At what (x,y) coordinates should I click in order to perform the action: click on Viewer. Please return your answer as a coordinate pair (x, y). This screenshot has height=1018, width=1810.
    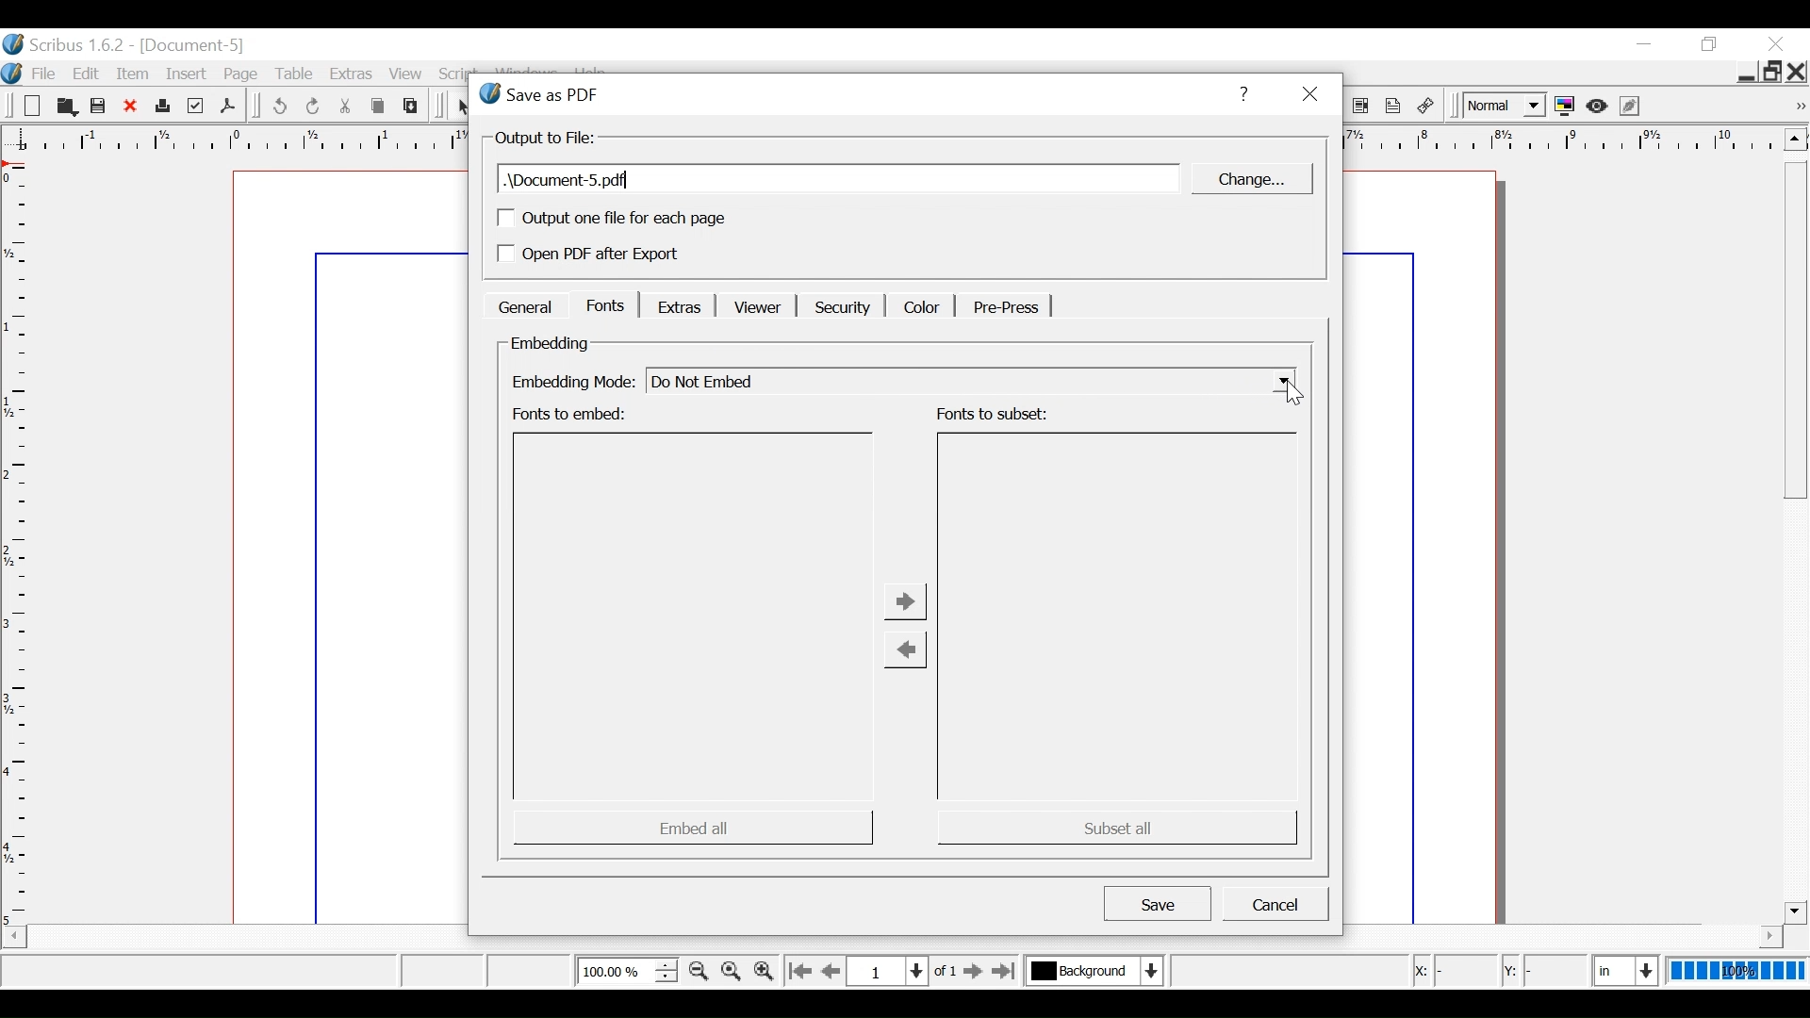
    Looking at the image, I should click on (753, 307).